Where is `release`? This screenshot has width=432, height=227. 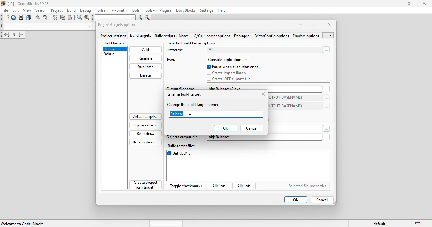
release is located at coordinates (177, 113).